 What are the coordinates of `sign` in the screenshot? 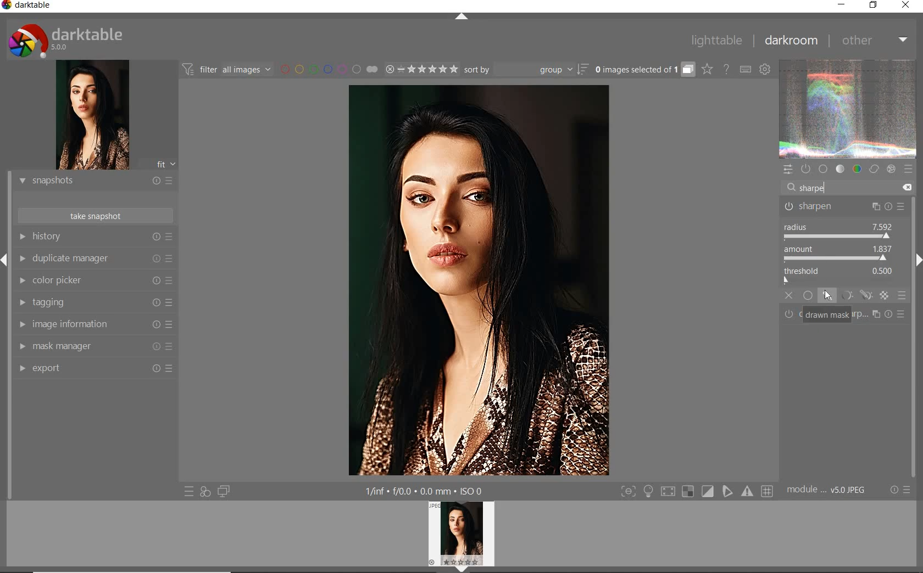 It's located at (876, 316).